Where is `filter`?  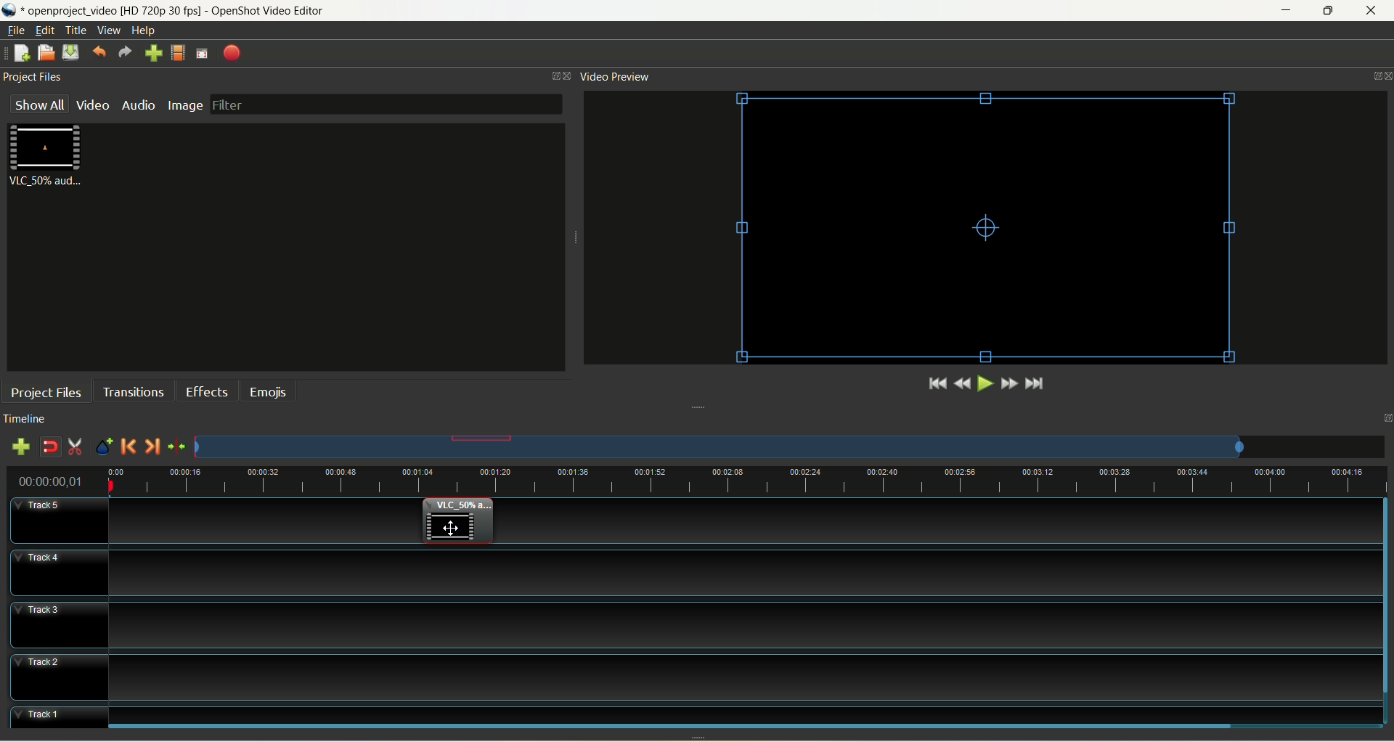 filter is located at coordinates (386, 105).